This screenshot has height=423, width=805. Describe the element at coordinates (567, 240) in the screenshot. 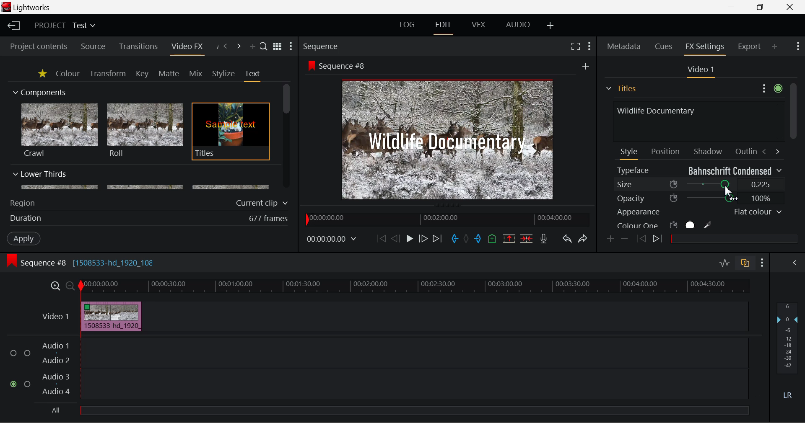

I see `Undo` at that location.